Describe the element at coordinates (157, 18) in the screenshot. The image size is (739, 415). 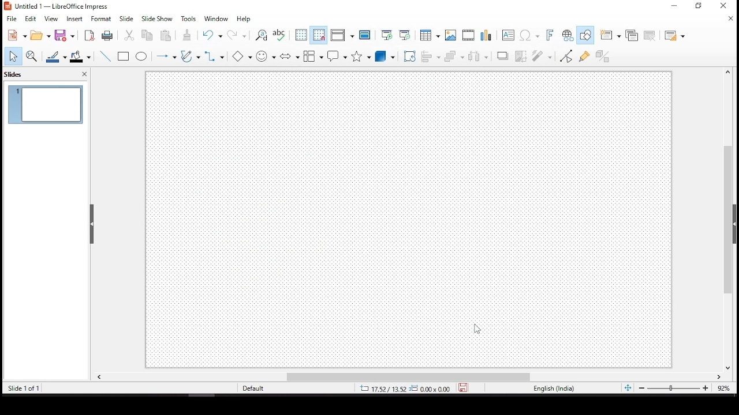
I see `slide show` at that location.